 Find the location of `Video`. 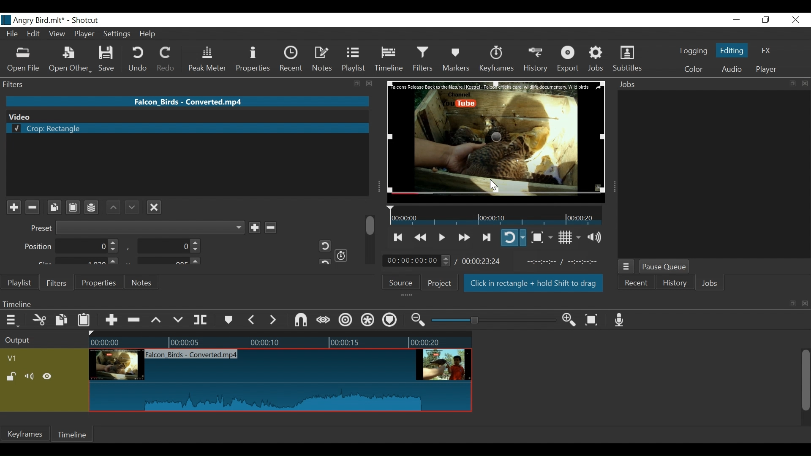

Video is located at coordinates (186, 116).